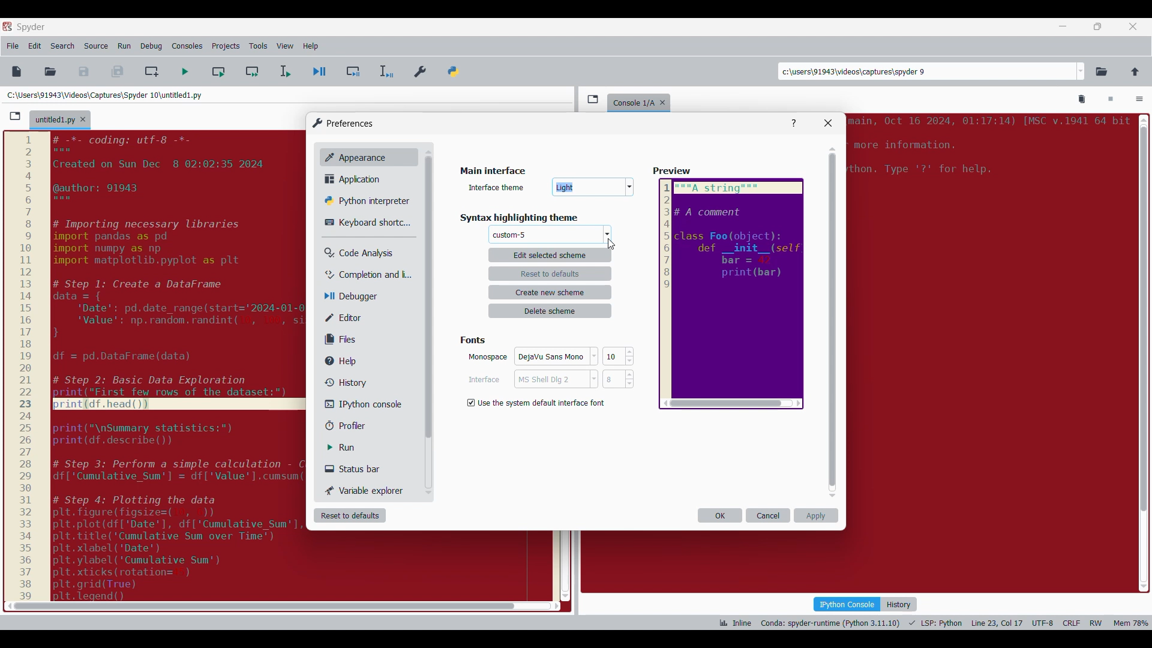 The width and height of the screenshot is (1152, 648). I want to click on Options, so click(1139, 100).